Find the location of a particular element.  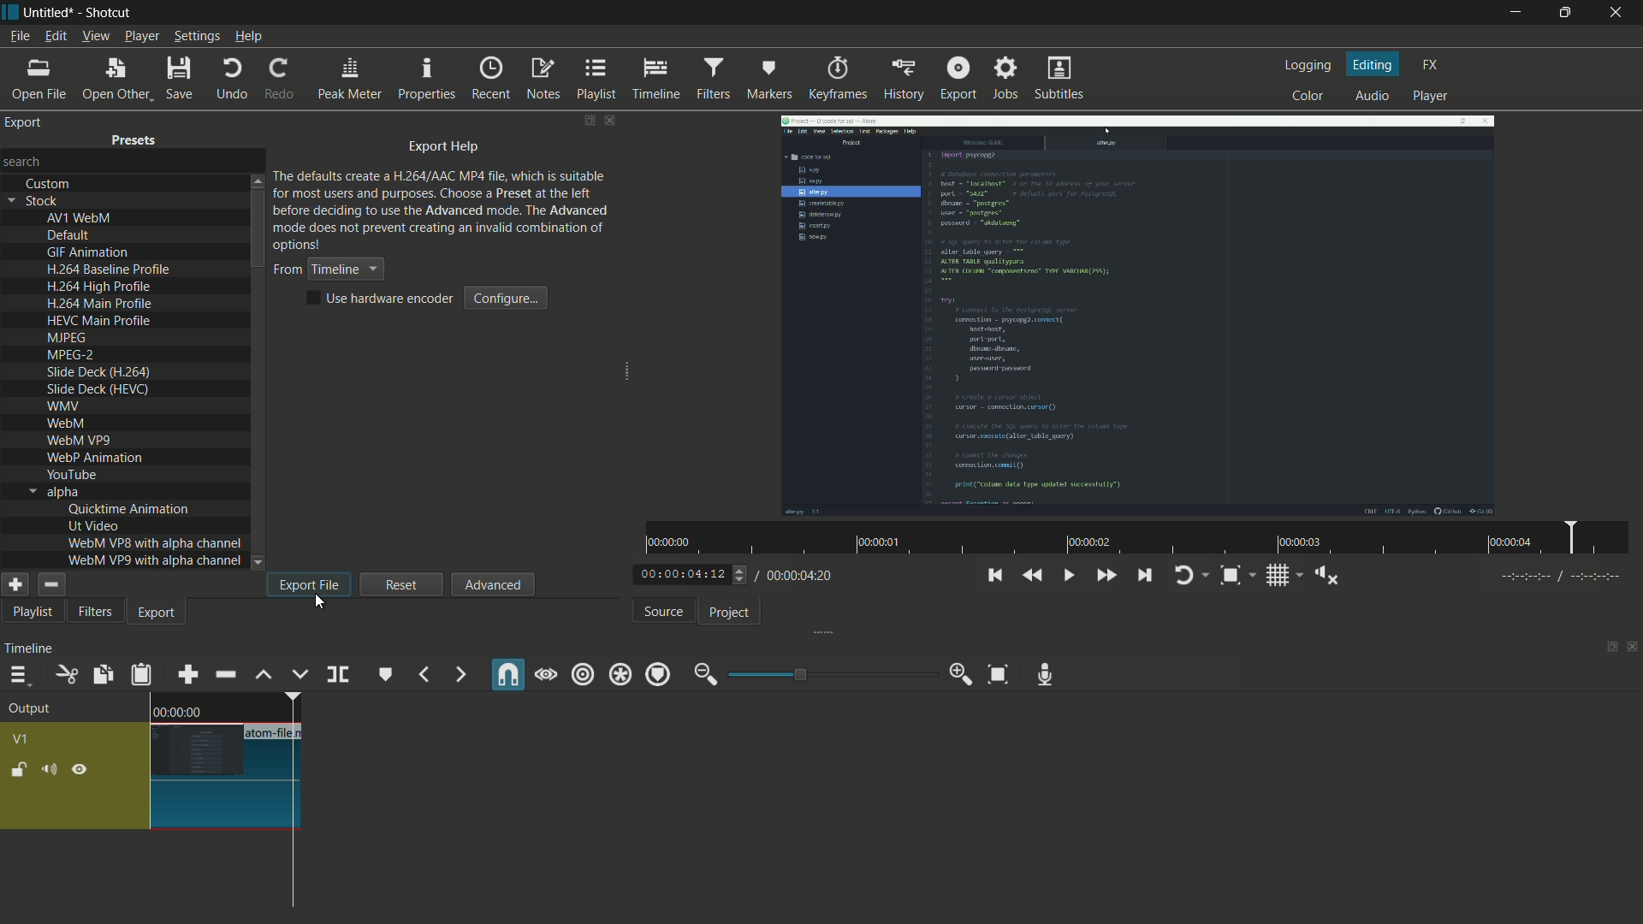

scroll down is located at coordinates (259, 563).